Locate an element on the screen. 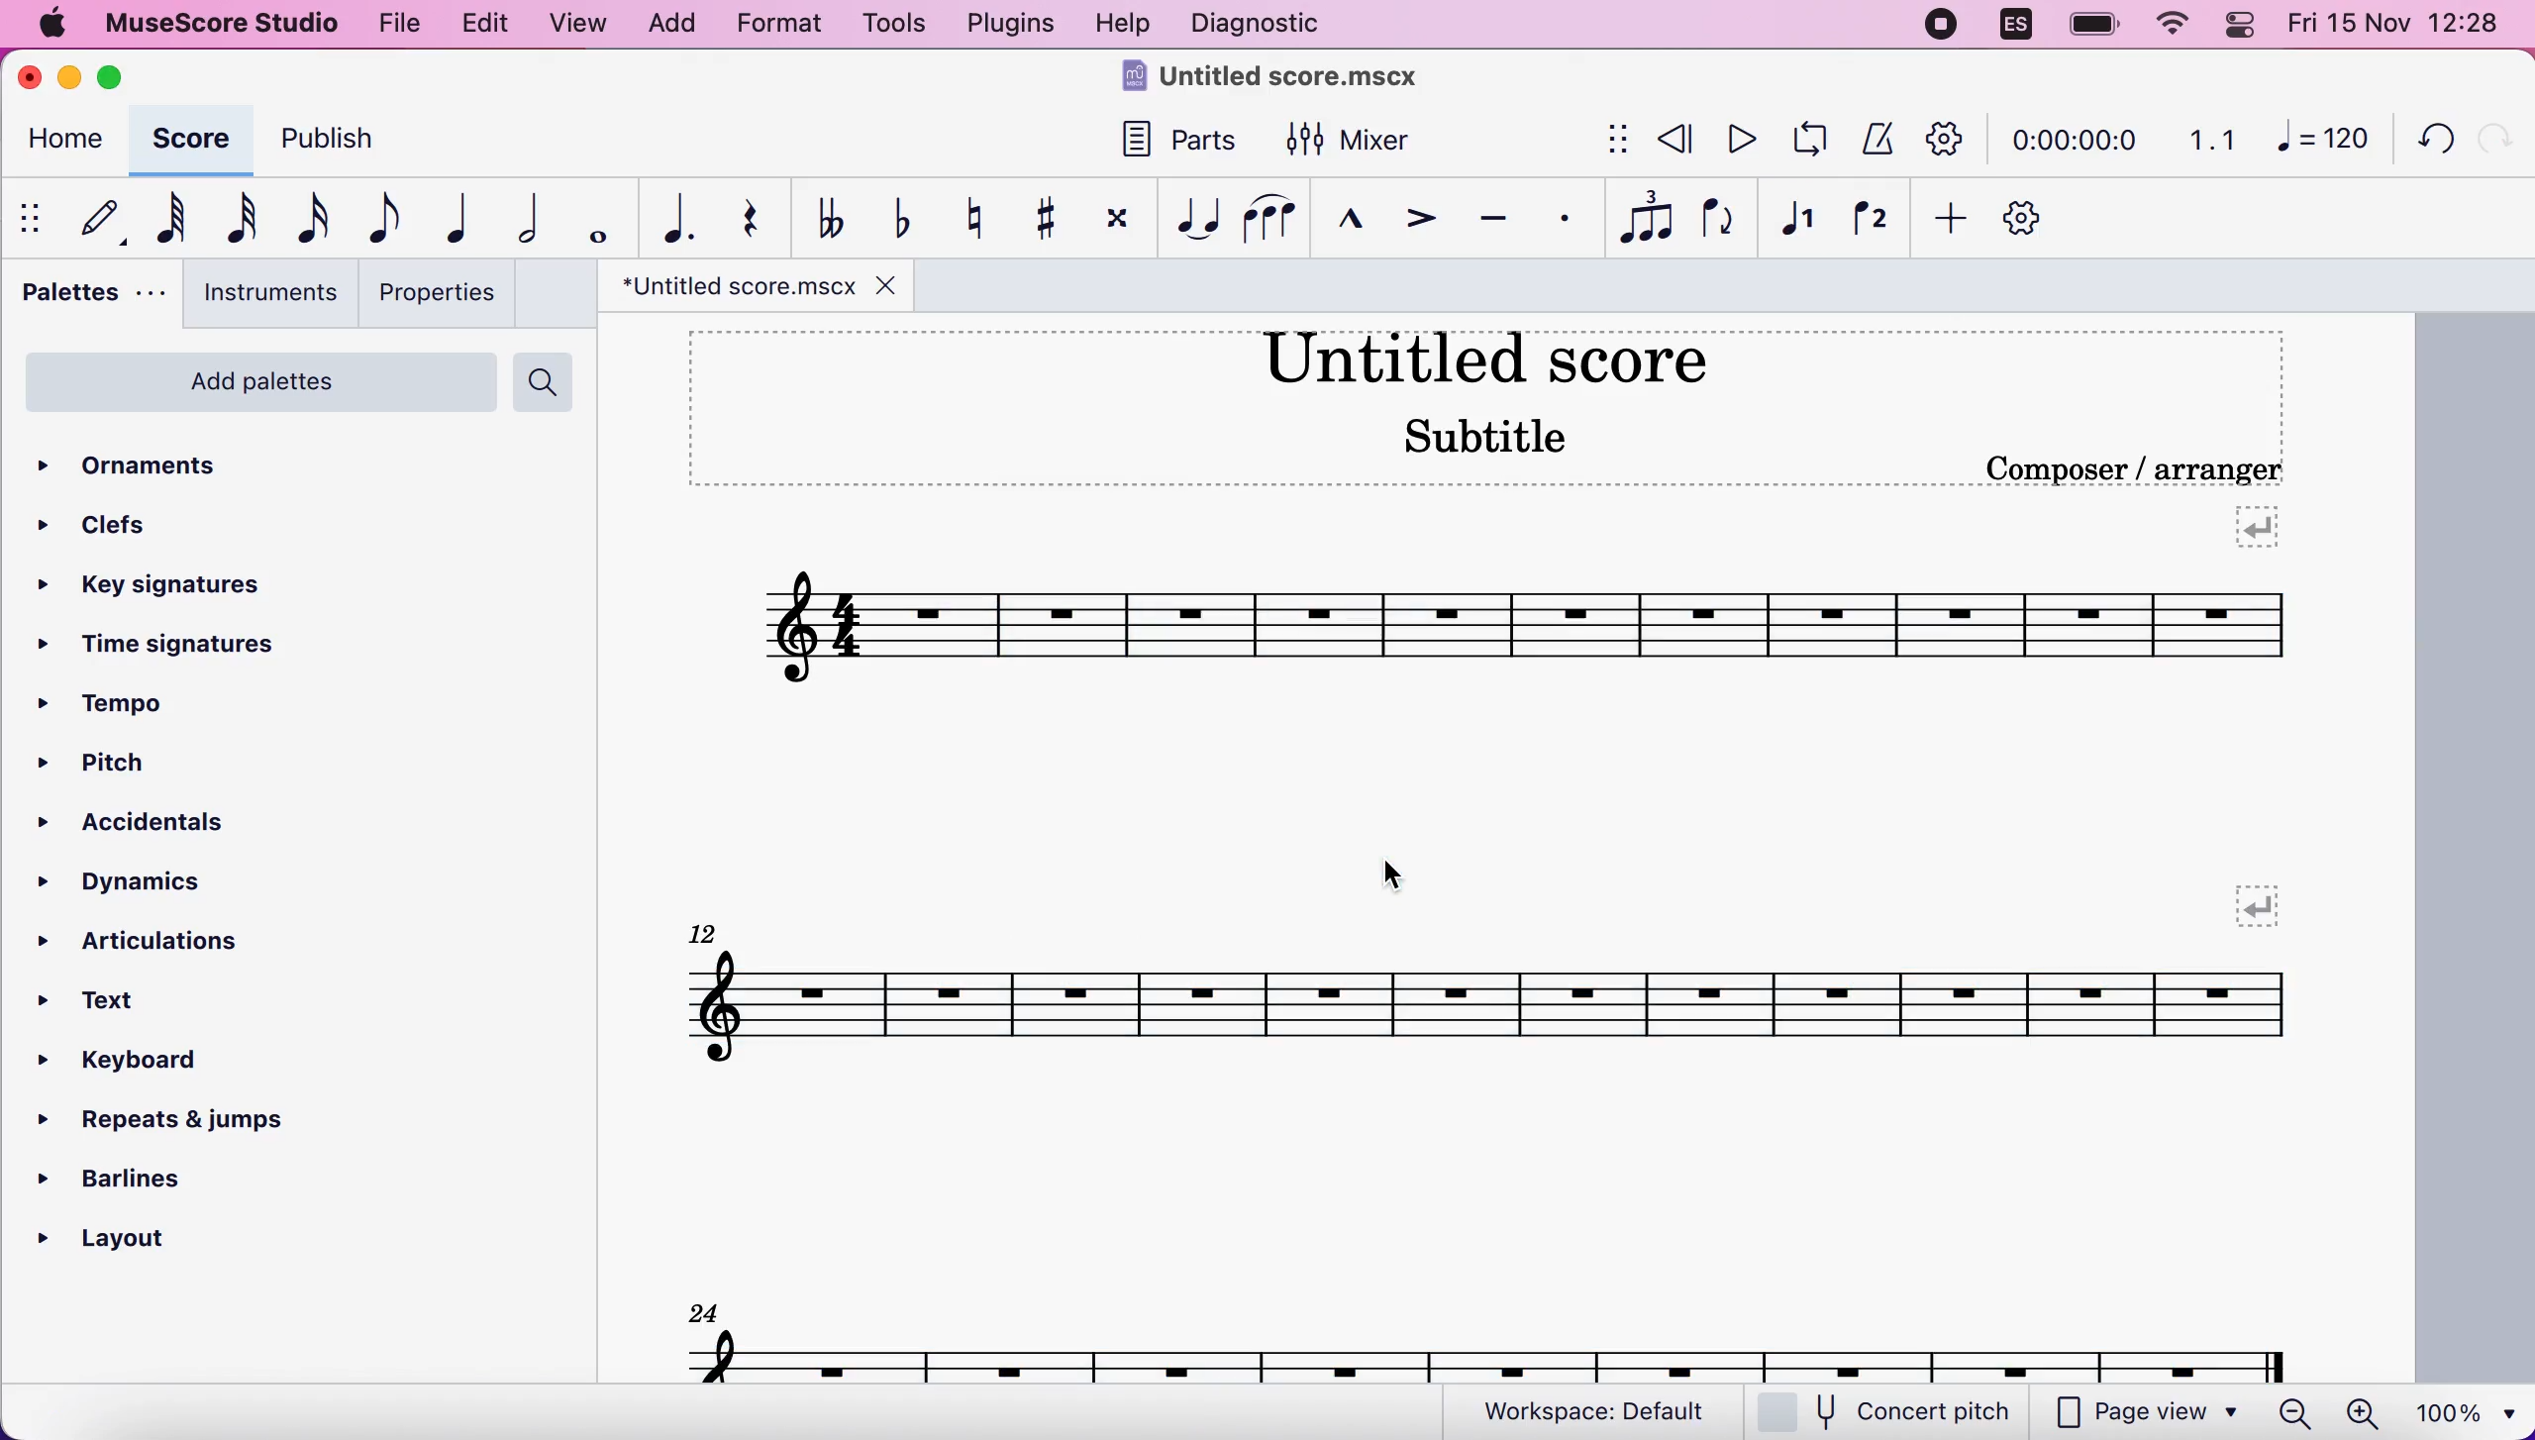 The width and height of the screenshot is (2535, 1440). review is located at coordinates (1677, 140).